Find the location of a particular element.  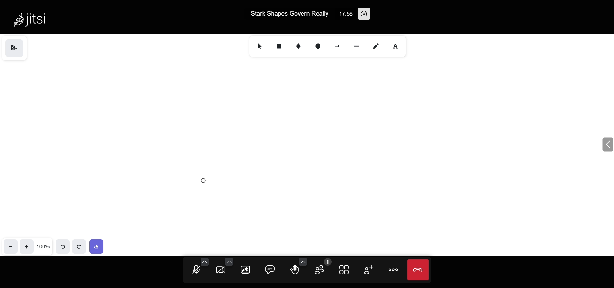

performance setting is located at coordinates (369, 14).